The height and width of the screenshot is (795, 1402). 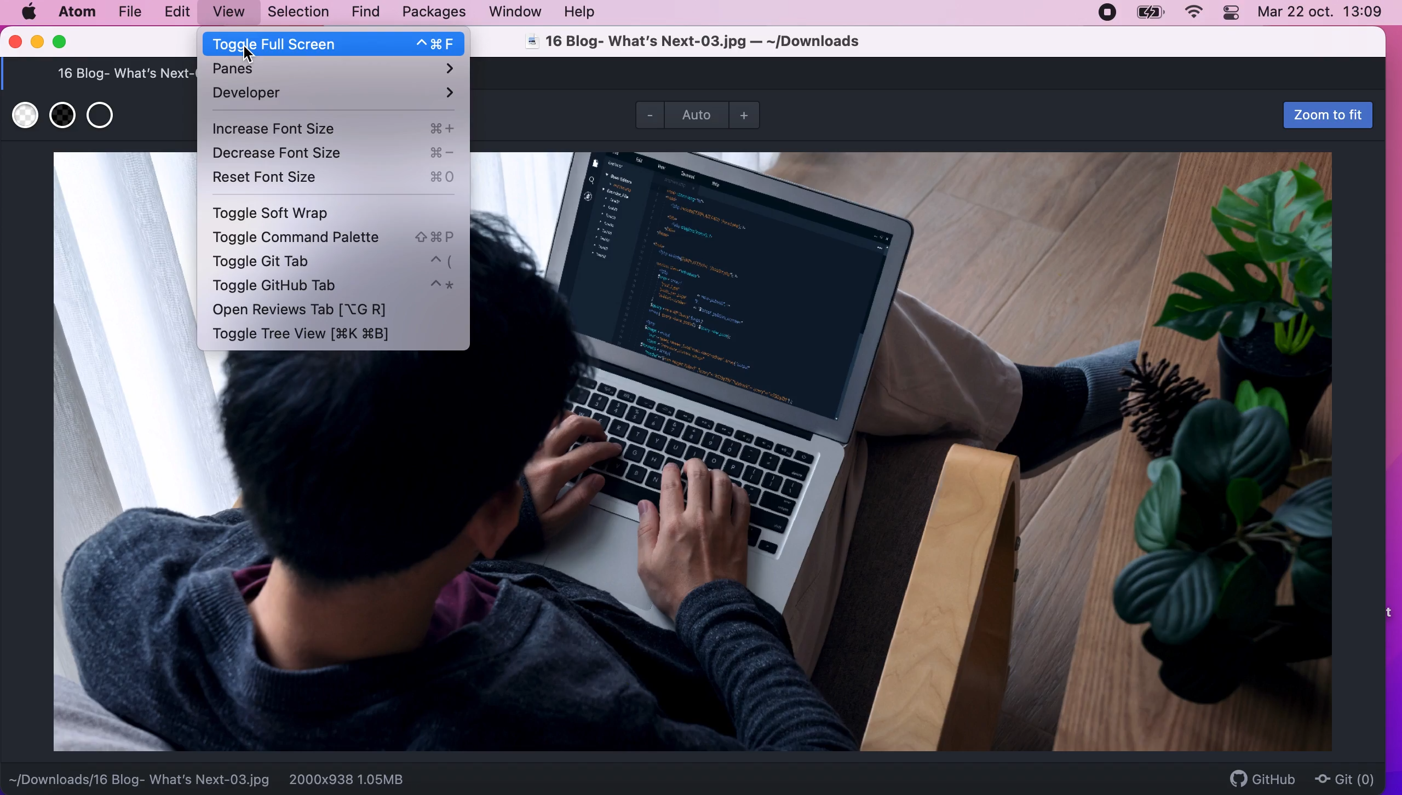 What do you see at coordinates (1233, 13) in the screenshot?
I see `panel control` at bounding box center [1233, 13].